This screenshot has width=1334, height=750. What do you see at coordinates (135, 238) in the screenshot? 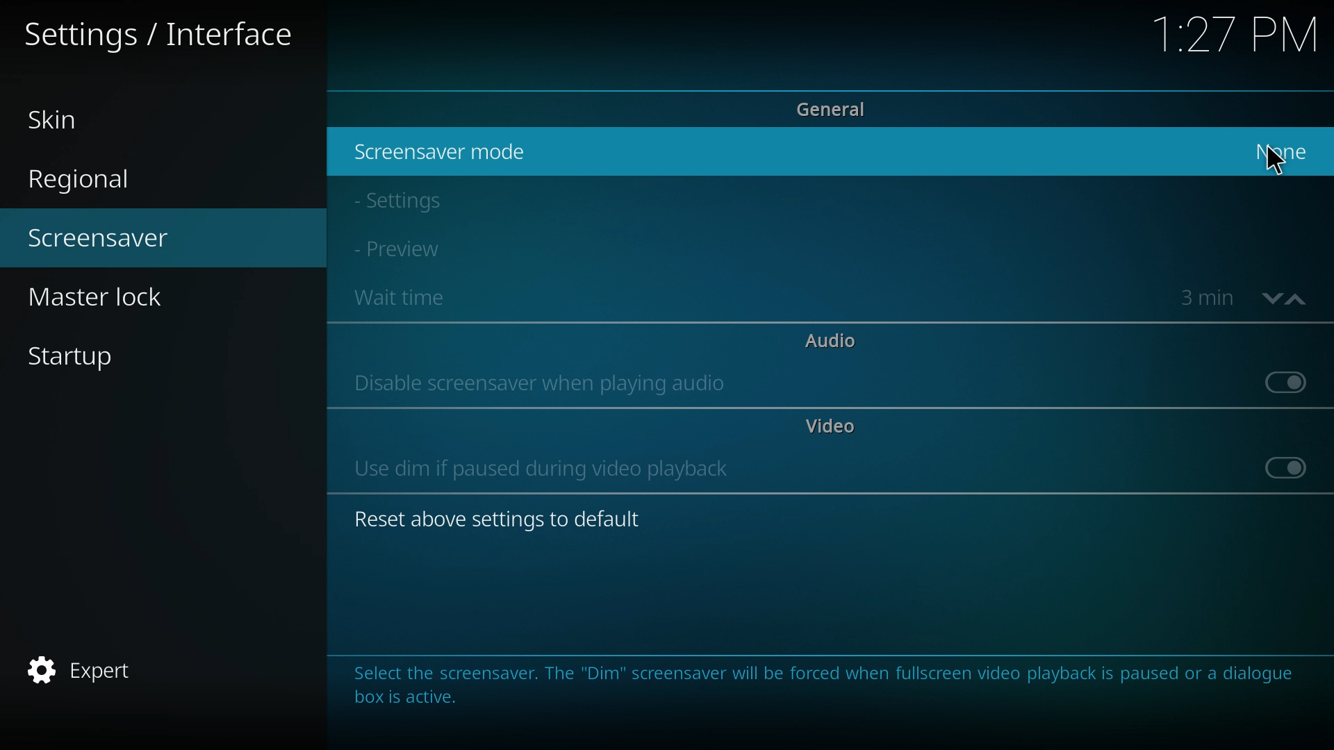
I see `screensaver` at bounding box center [135, 238].